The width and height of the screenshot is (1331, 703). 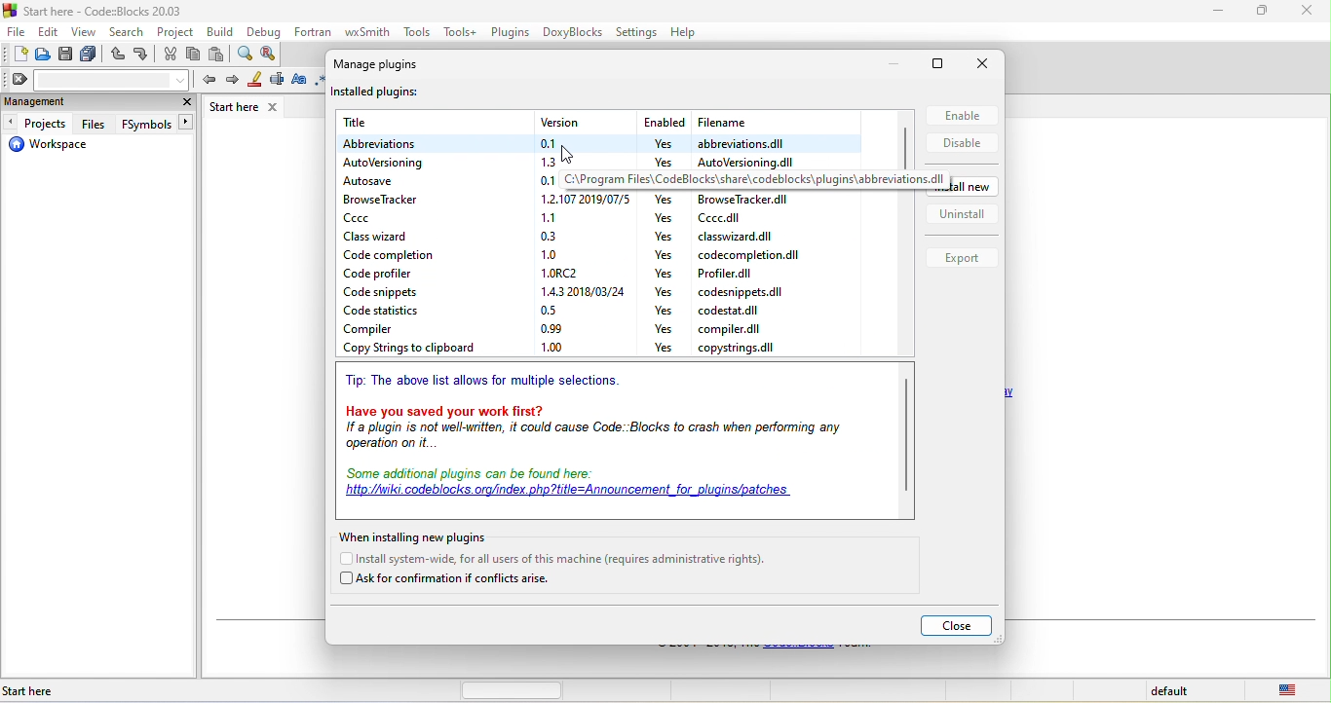 I want to click on disable, so click(x=962, y=147).